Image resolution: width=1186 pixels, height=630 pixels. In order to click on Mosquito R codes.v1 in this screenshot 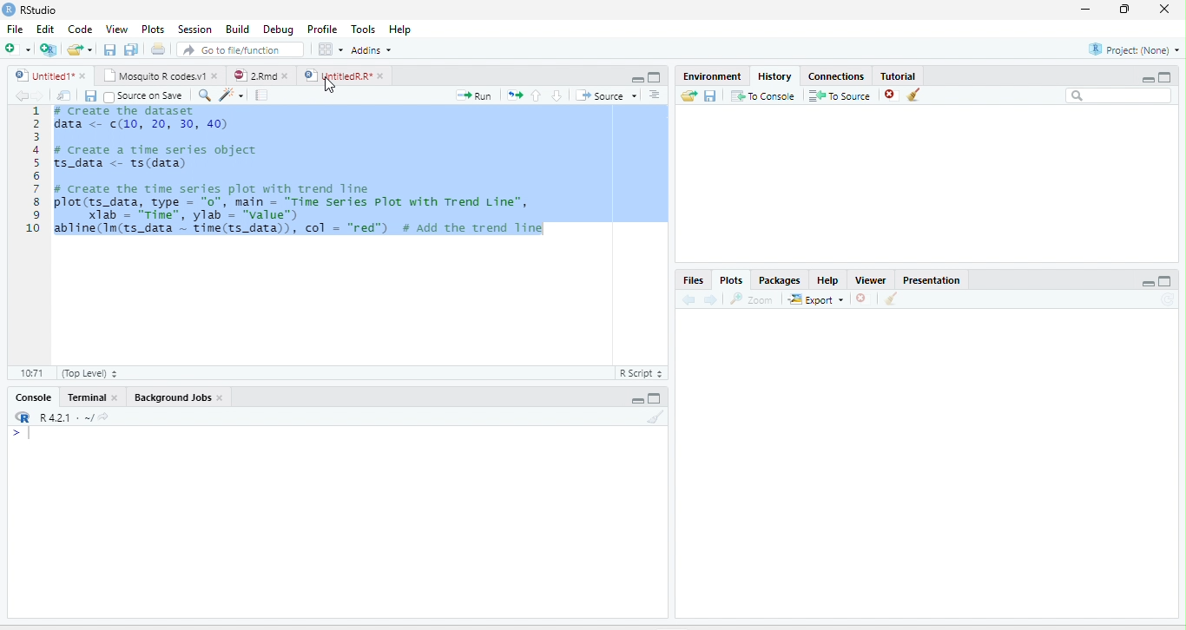, I will do `click(153, 75)`.